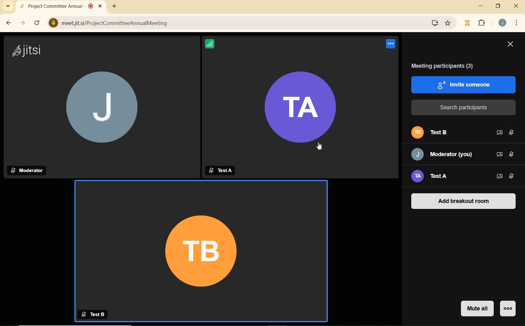 The image size is (525, 326). I want to click on Favorites, so click(449, 22).